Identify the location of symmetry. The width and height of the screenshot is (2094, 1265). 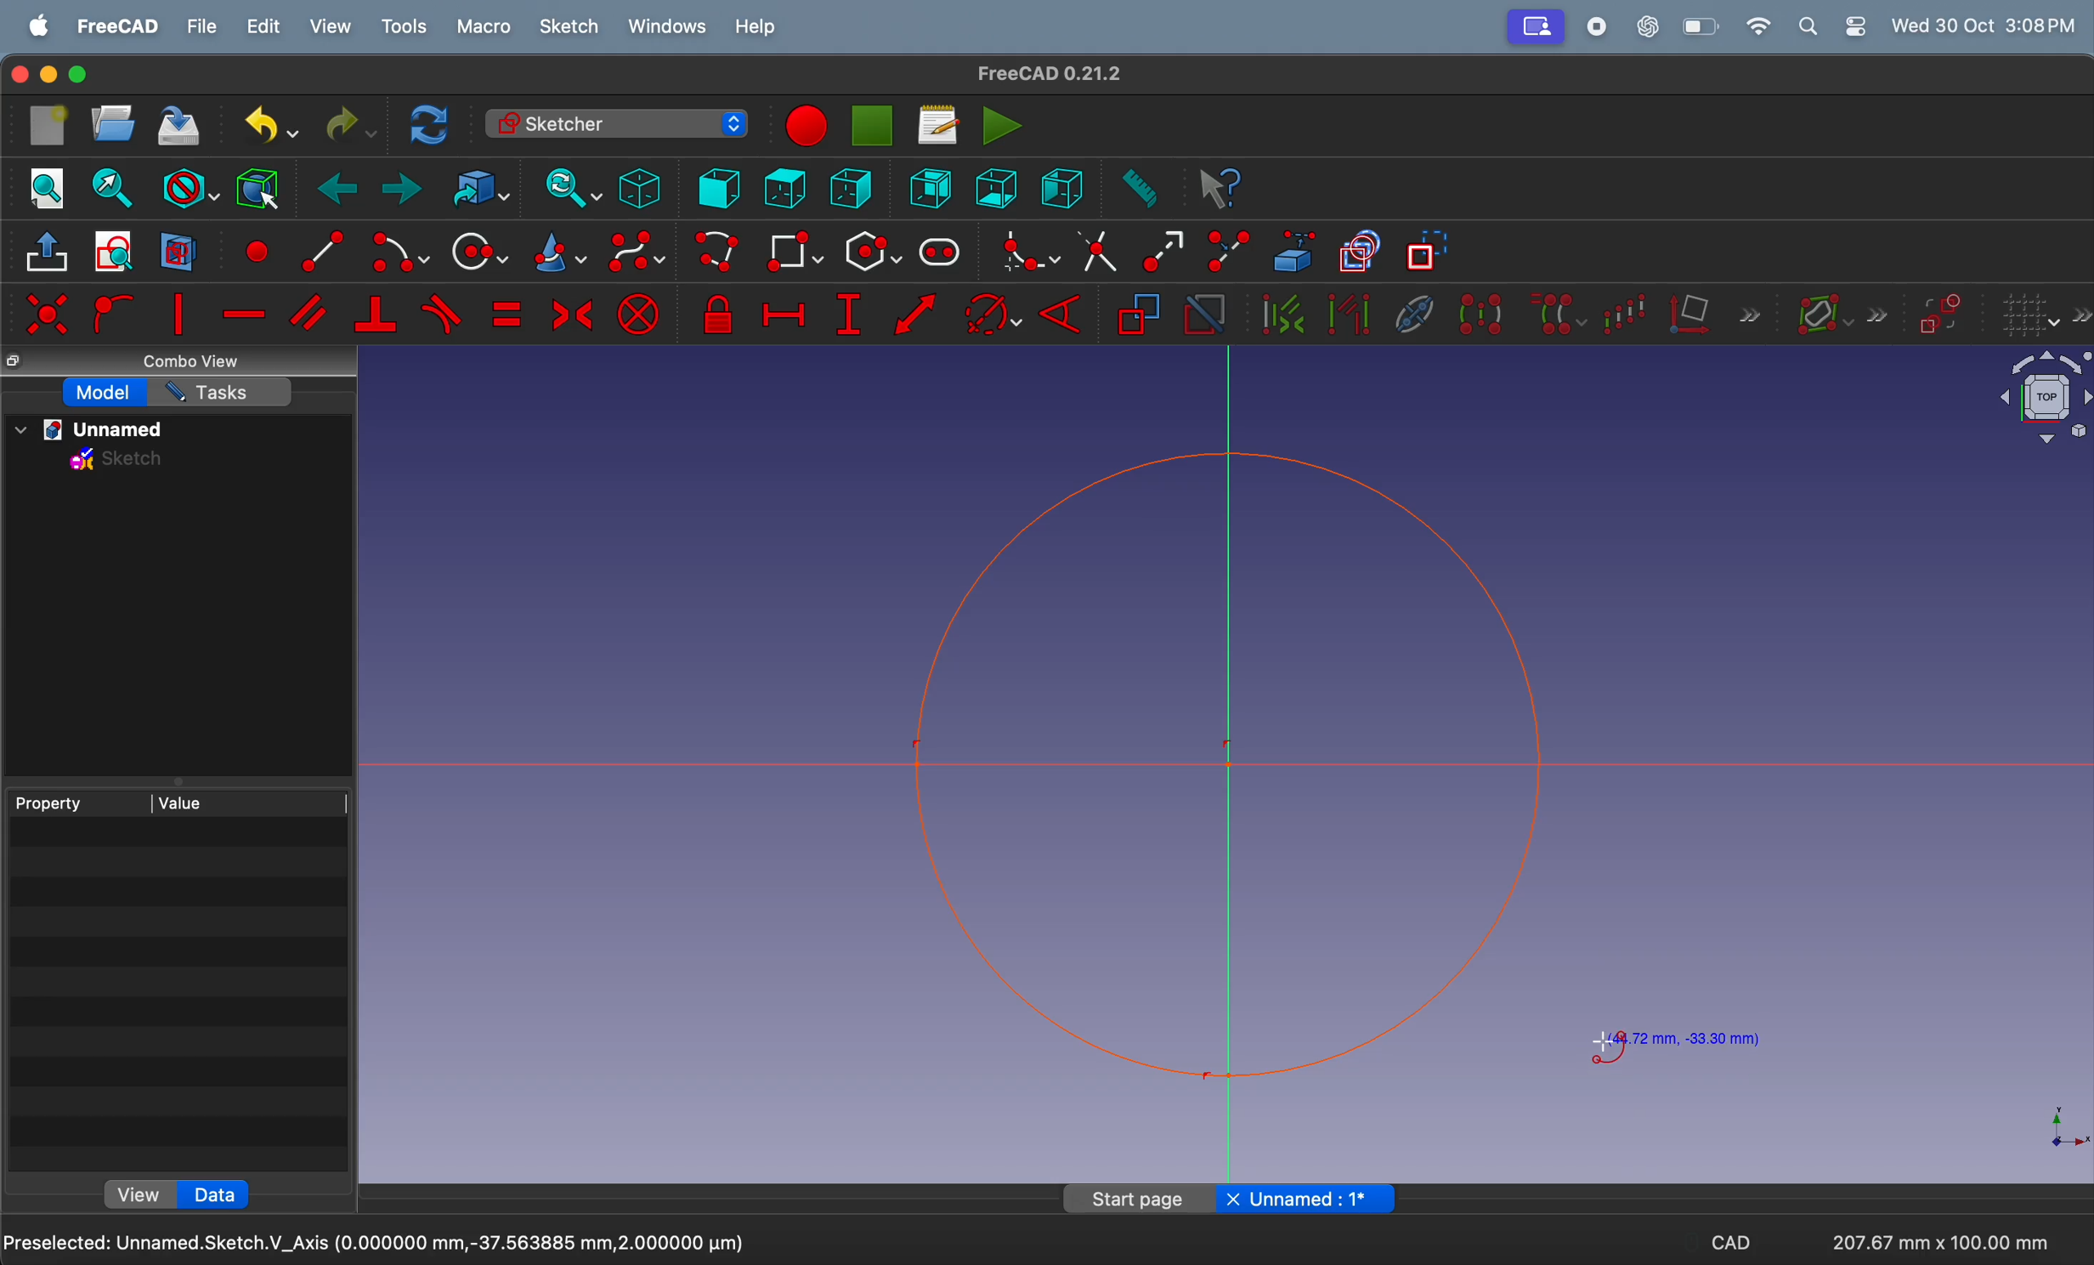
(1480, 313).